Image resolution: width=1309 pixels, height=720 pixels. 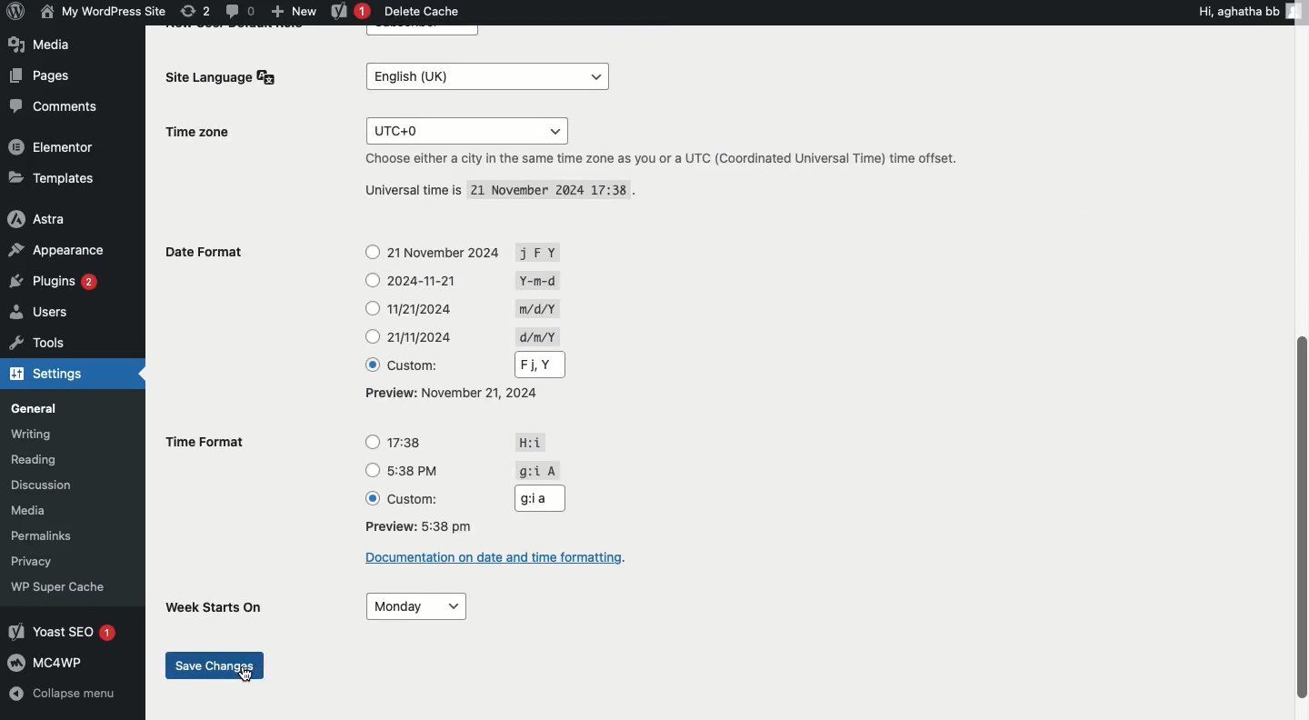 What do you see at coordinates (424, 13) in the screenshot?
I see `Delete cache` at bounding box center [424, 13].